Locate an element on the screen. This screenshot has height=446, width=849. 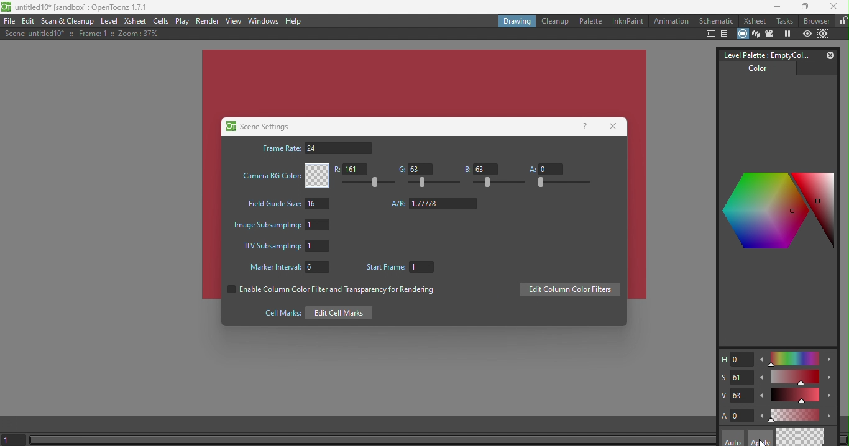
Camera stand view is located at coordinates (741, 33).